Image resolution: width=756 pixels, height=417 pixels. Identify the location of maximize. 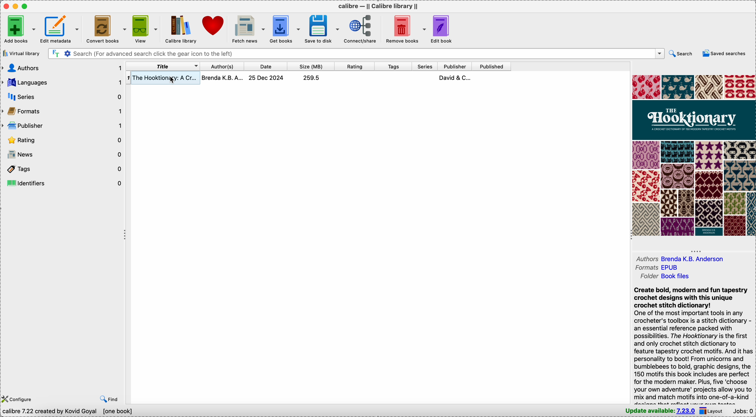
(26, 6).